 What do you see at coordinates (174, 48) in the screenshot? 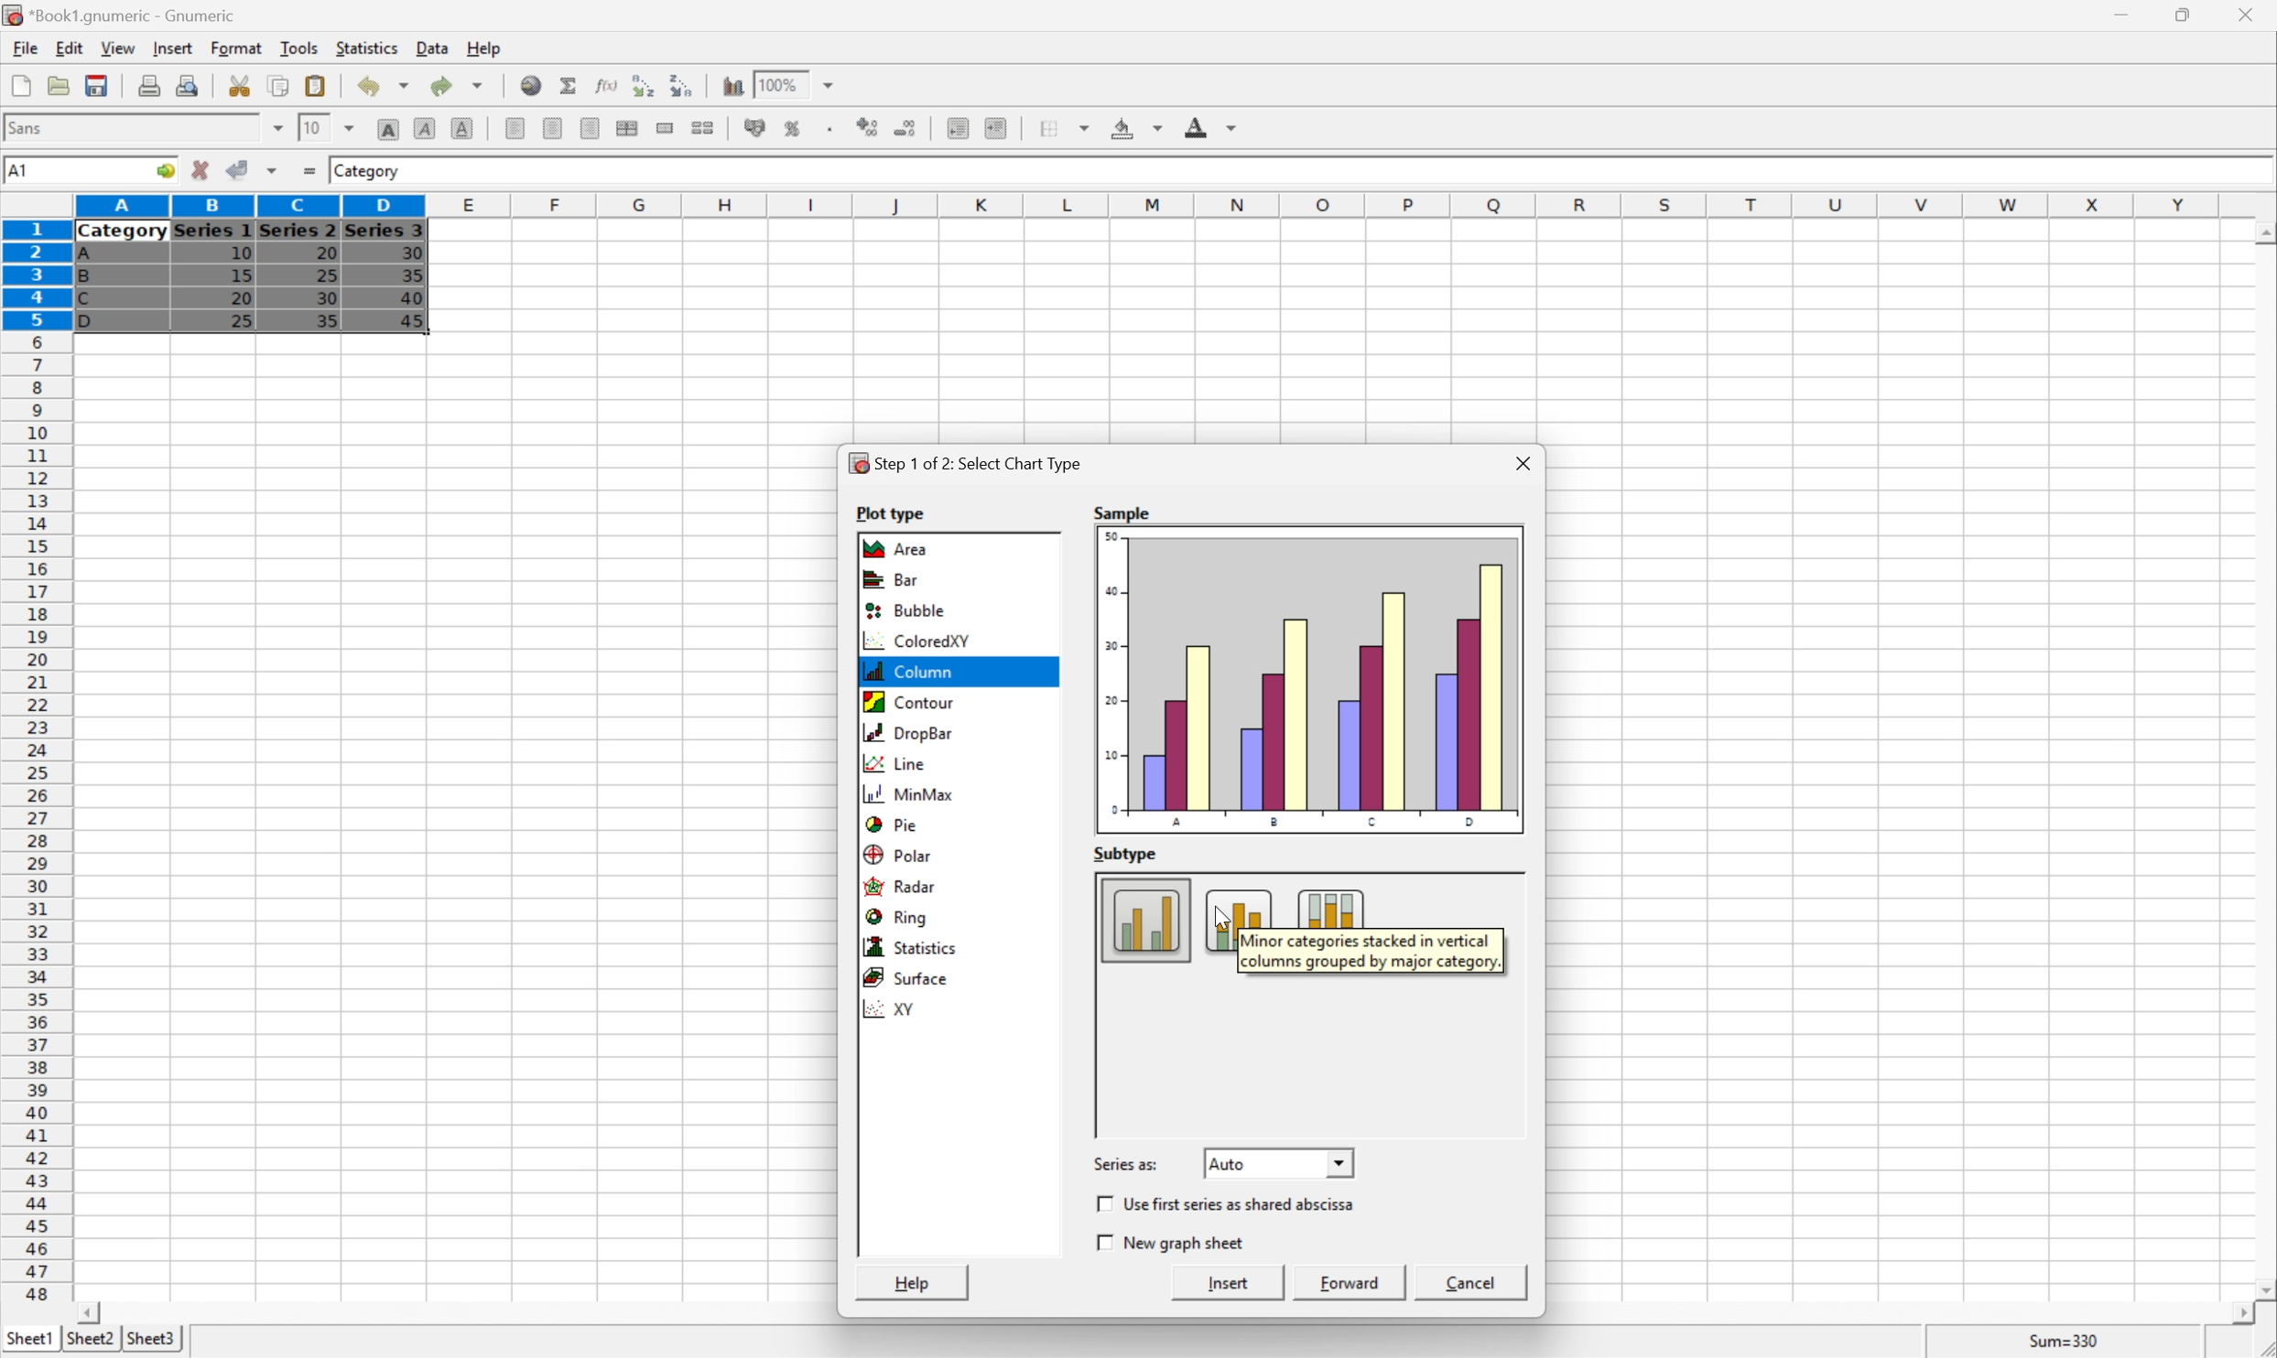
I see `Insert` at bounding box center [174, 48].